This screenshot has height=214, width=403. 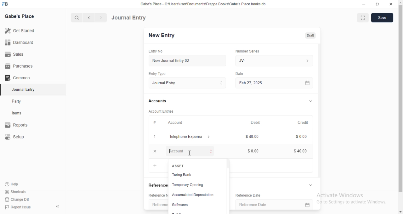 What do you see at coordinates (247, 195) in the screenshot?
I see `‘Reference Date` at bounding box center [247, 195].